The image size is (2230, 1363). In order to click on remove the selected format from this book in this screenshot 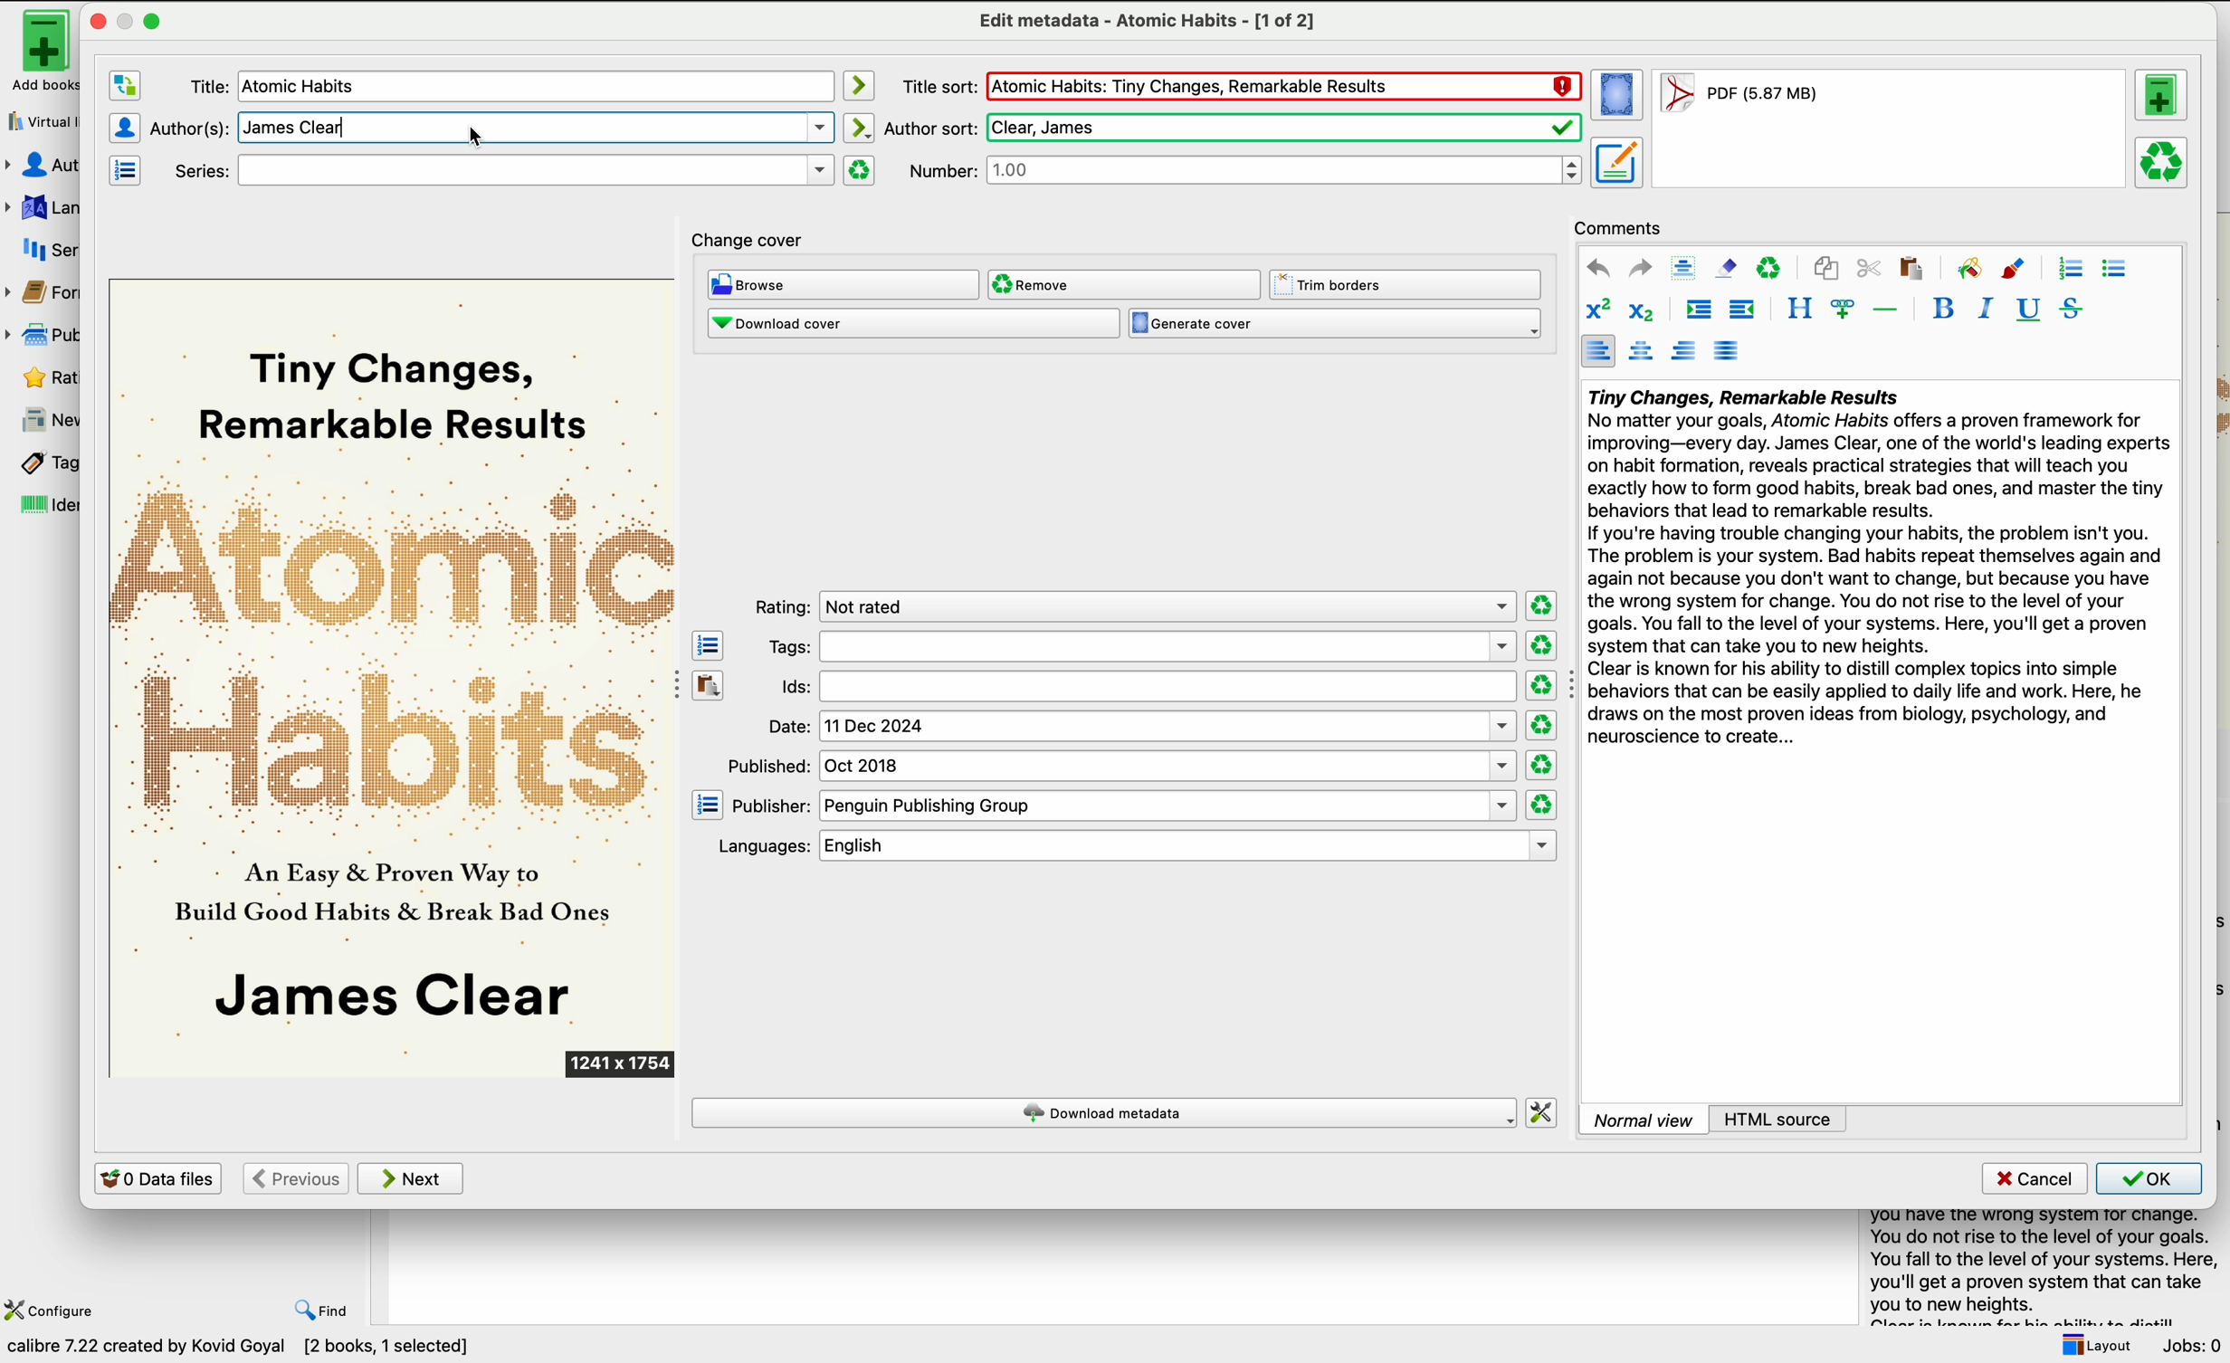, I will do `click(2163, 164)`.